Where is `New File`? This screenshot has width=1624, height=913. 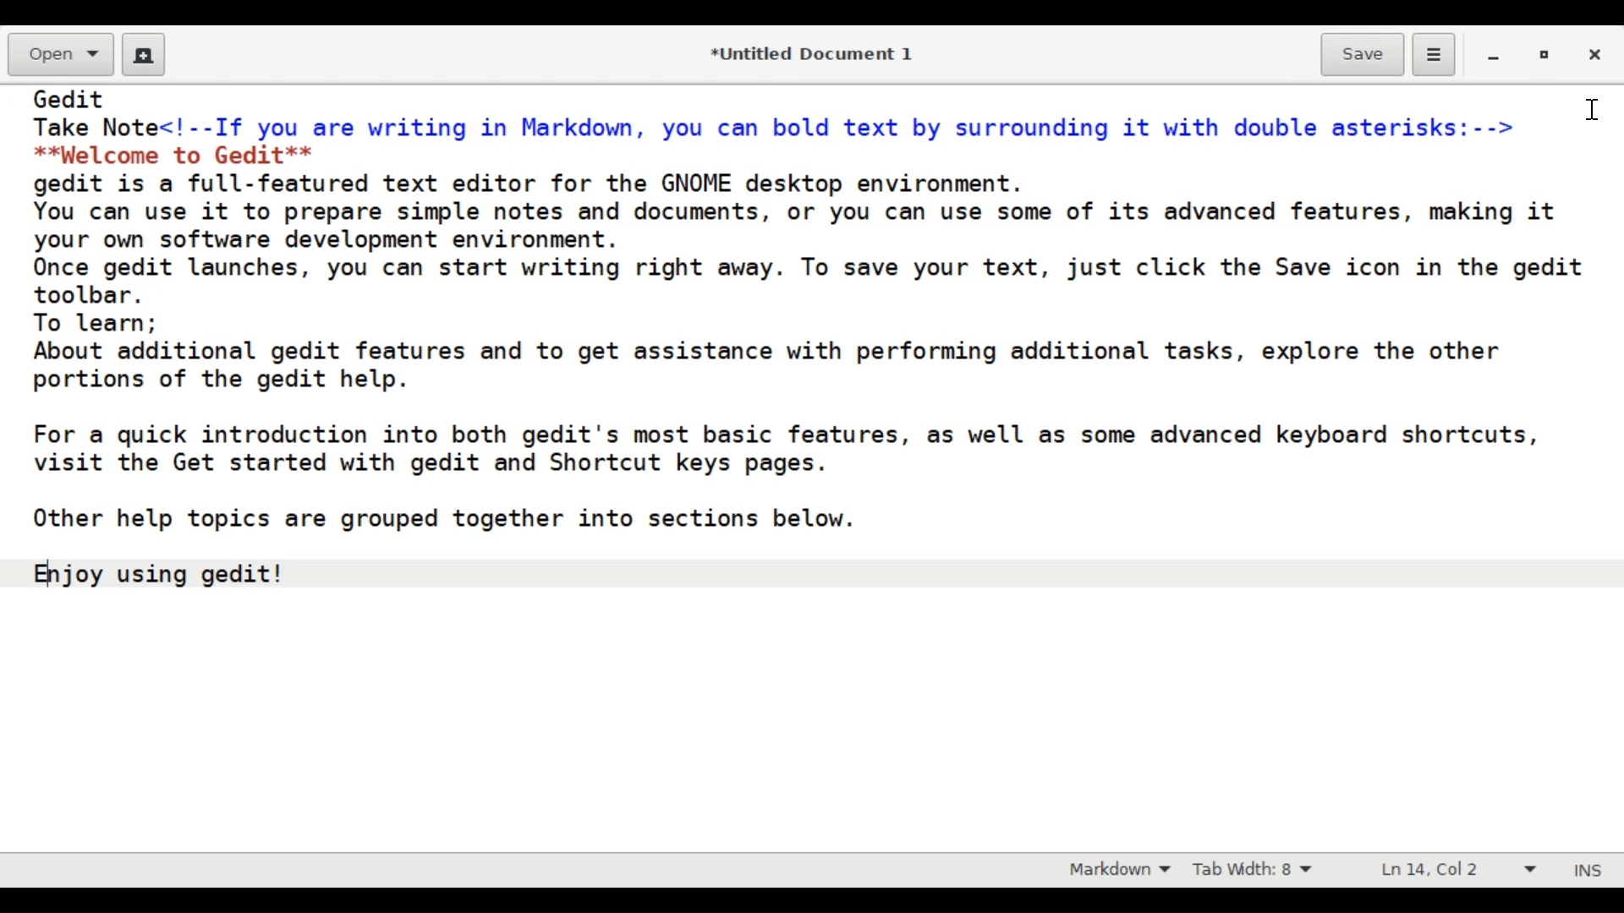
New File is located at coordinates (143, 53).